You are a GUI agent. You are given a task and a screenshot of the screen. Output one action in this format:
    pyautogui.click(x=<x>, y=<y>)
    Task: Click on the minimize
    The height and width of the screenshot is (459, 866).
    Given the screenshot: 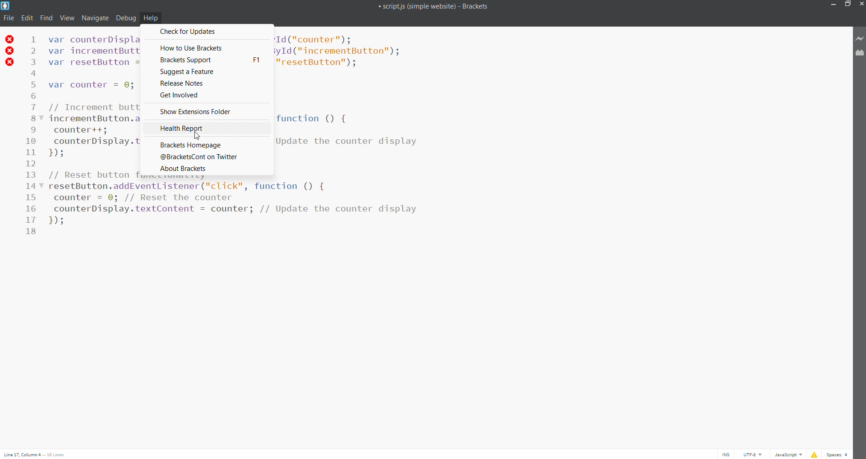 What is the action you would take?
    pyautogui.click(x=834, y=5)
    